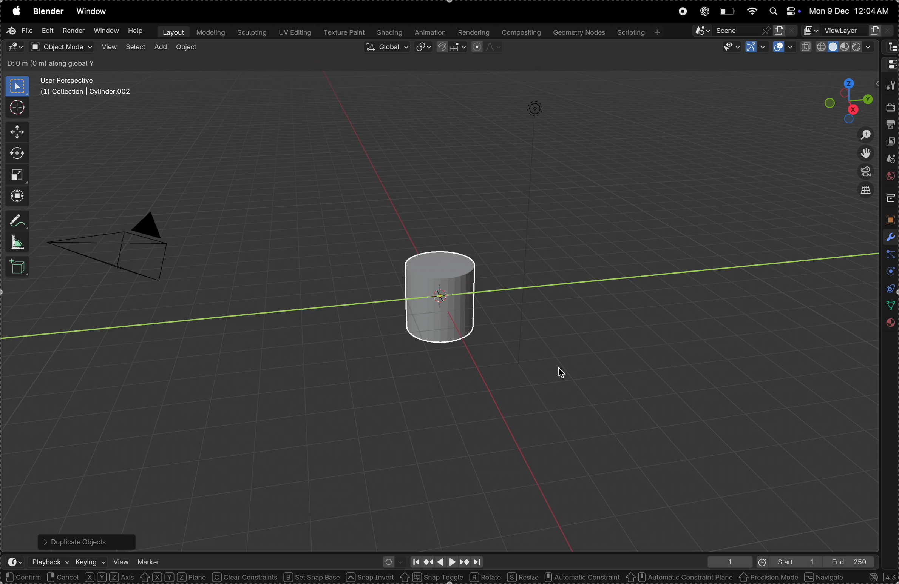  Describe the element at coordinates (785, 561) in the screenshot. I see `start 1` at that location.